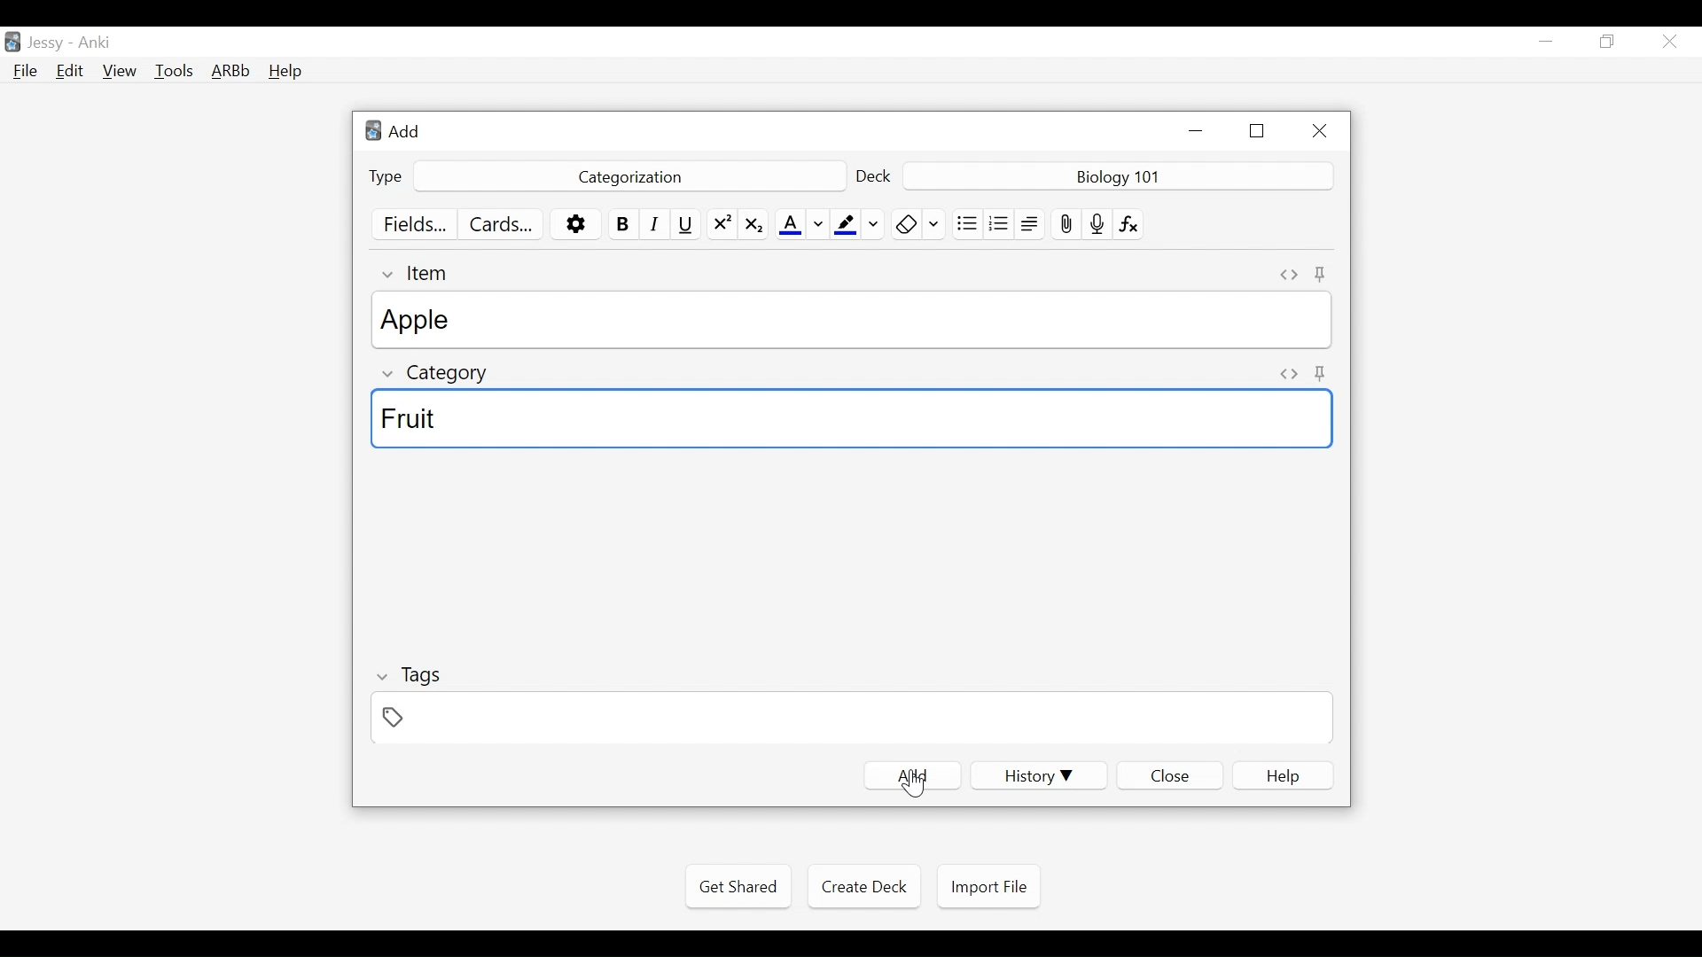 This screenshot has height=957, width=1702. What do you see at coordinates (854, 421) in the screenshot?
I see `Category Field` at bounding box center [854, 421].